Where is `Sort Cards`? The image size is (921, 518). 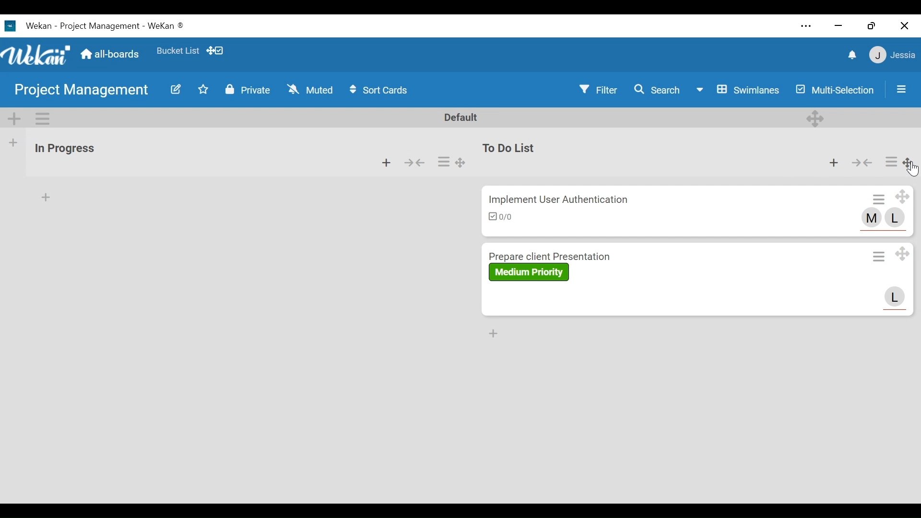
Sort Cards is located at coordinates (378, 90).